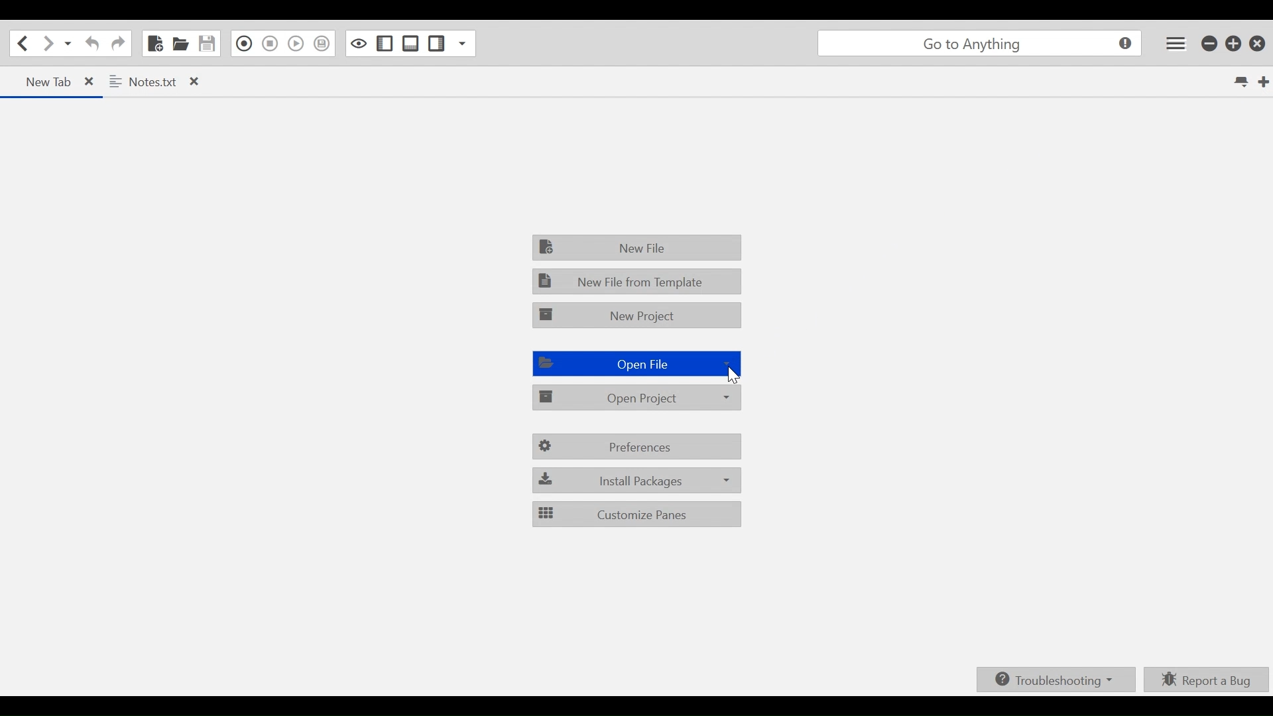 This screenshot has height=716, width=1273. I want to click on Install Packages, so click(638, 480).